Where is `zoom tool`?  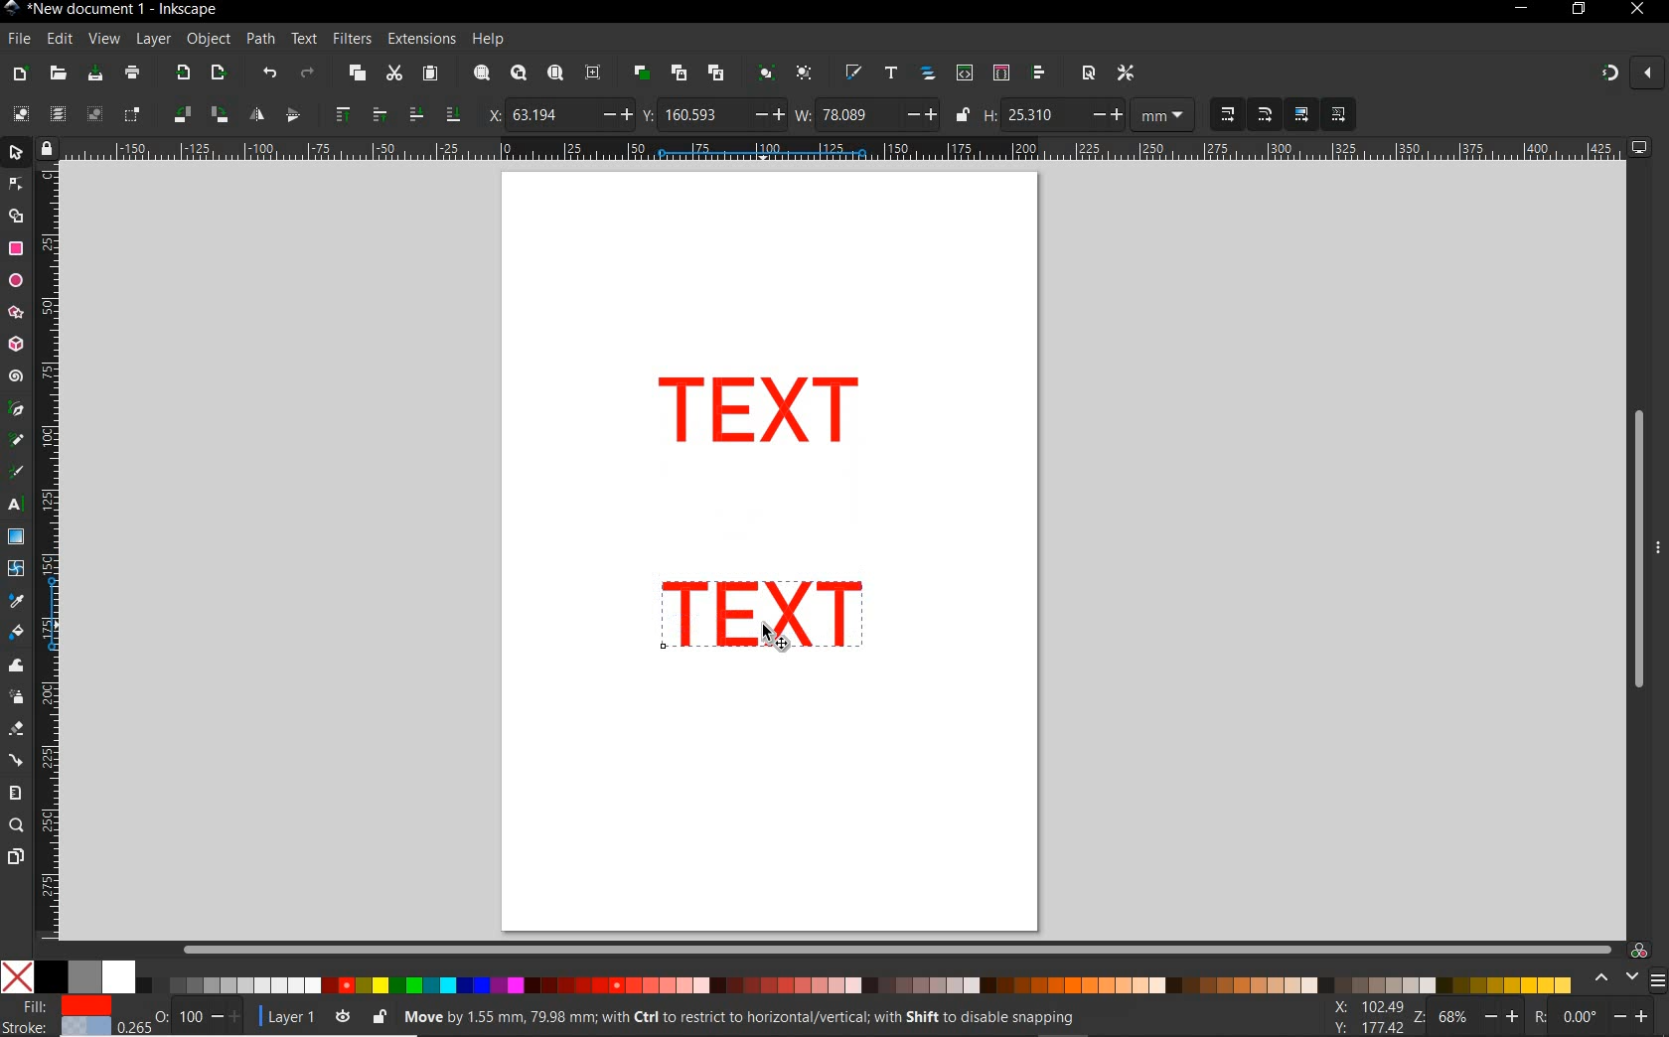 zoom tool is located at coordinates (16, 826).